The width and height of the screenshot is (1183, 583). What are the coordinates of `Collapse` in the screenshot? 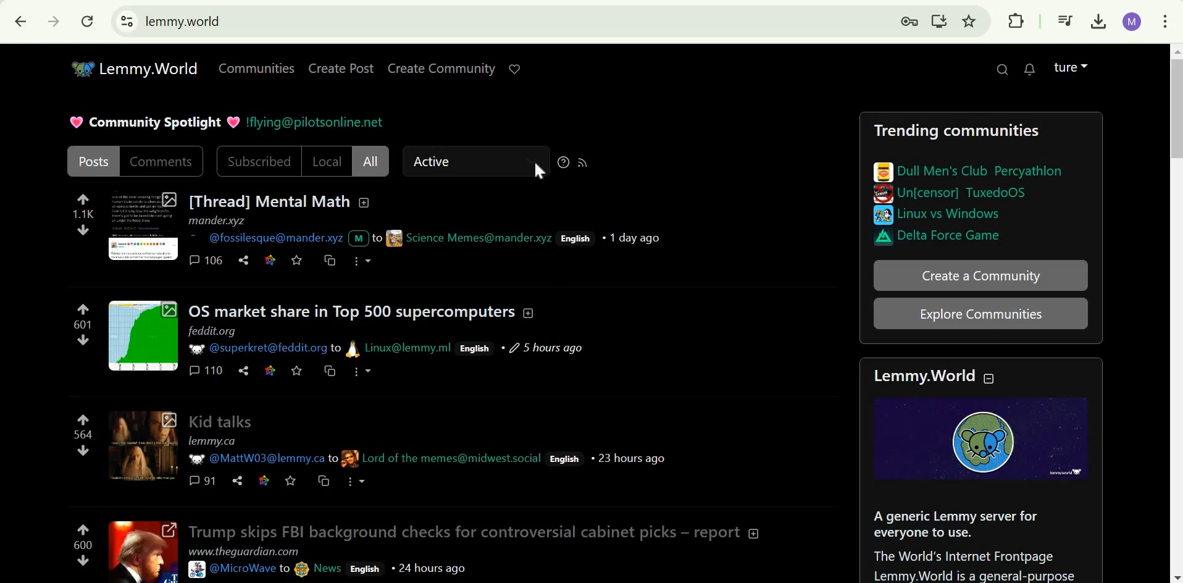 It's located at (992, 376).